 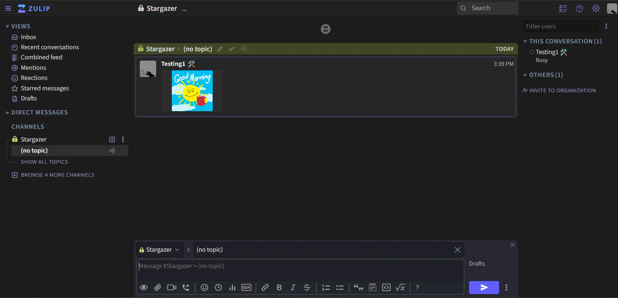 What do you see at coordinates (321, 249) in the screenshot?
I see `(no topic)` at bounding box center [321, 249].